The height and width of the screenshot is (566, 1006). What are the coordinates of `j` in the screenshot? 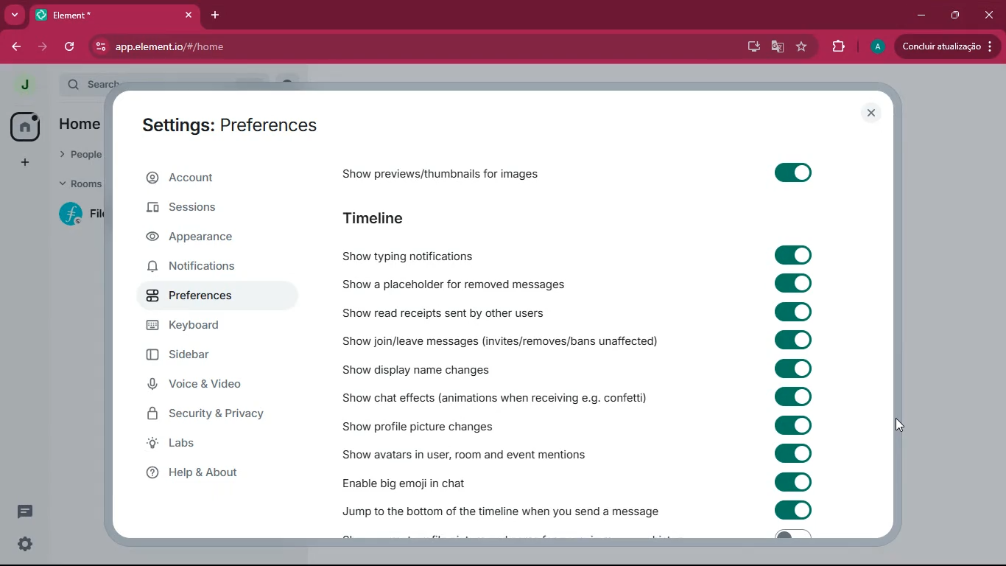 It's located at (22, 86).